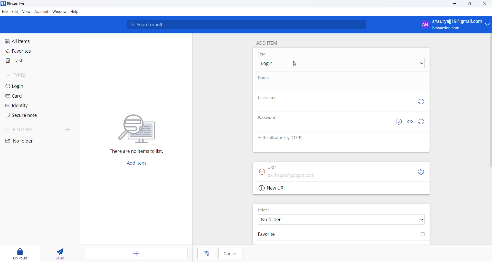  I want to click on otp text box, so click(319, 146).